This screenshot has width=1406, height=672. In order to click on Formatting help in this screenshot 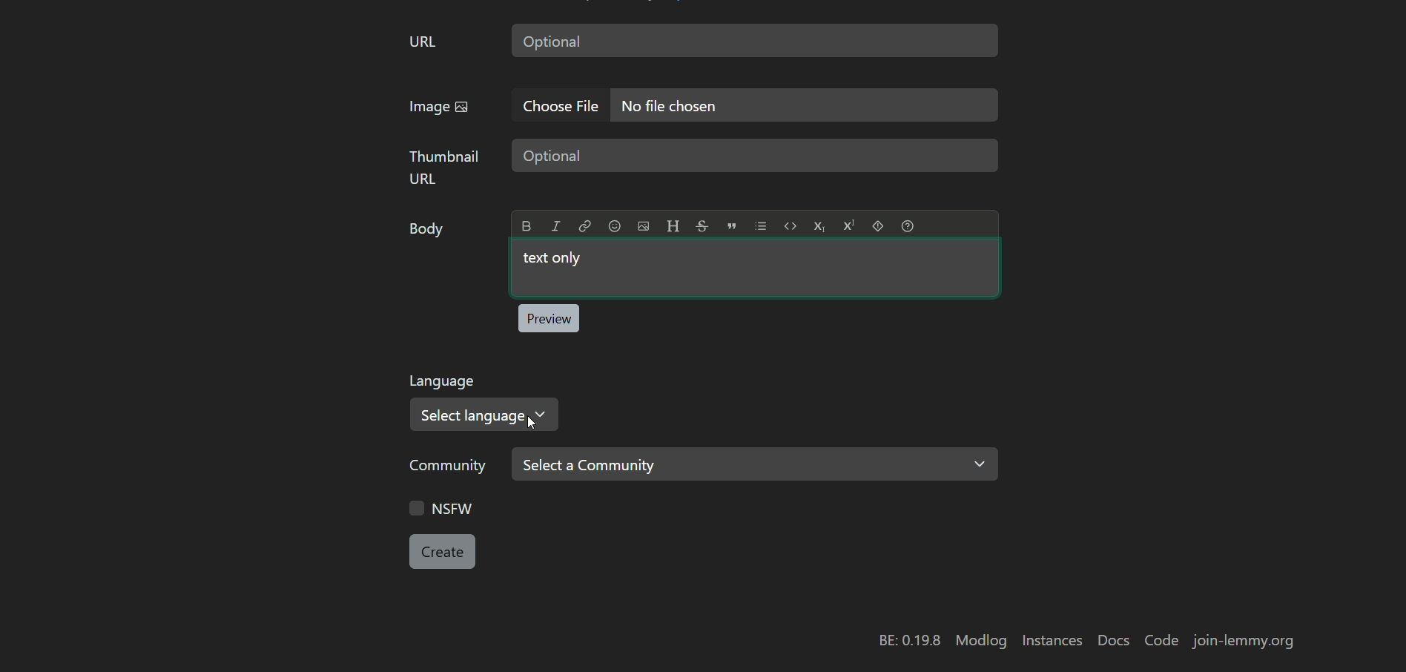, I will do `click(908, 225)`.